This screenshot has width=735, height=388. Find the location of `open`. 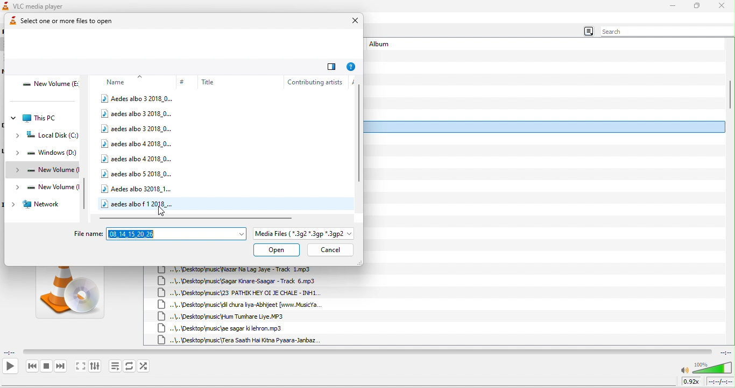

open is located at coordinates (277, 250).